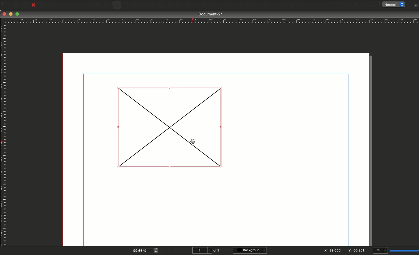 The height and width of the screenshot is (255, 419). Describe the element at coordinates (311, 5) in the screenshot. I see `PDF push button` at that location.